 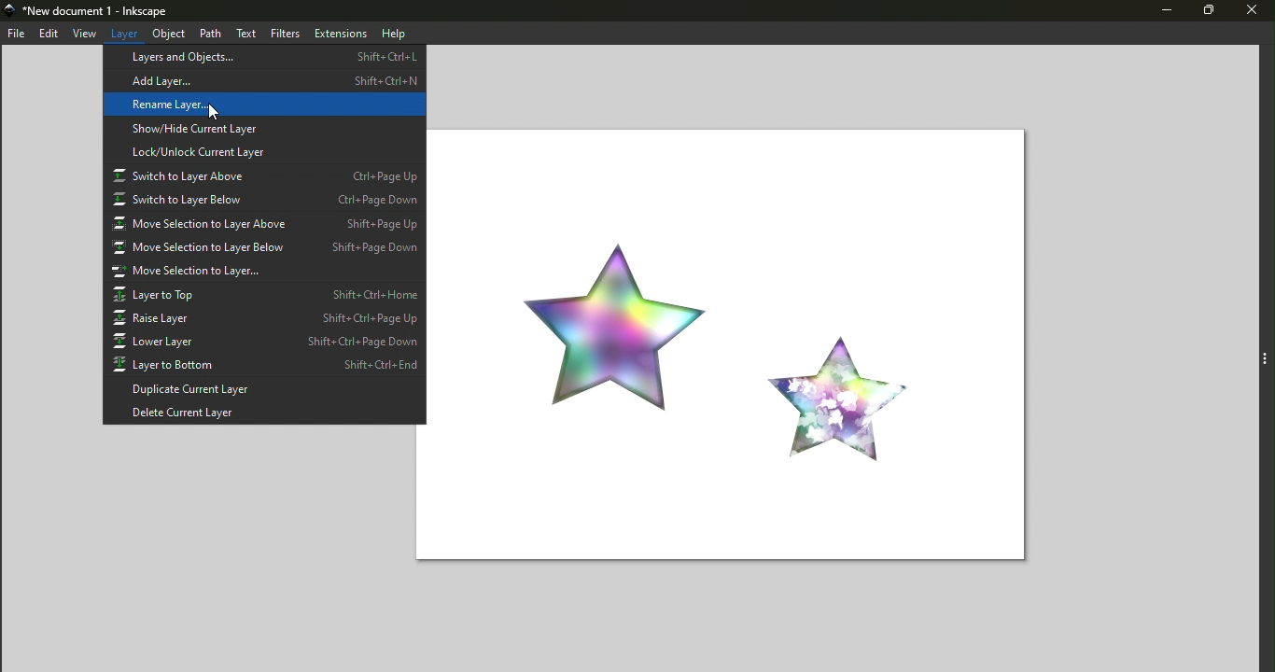 What do you see at coordinates (286, 33) in the screenshot?
I see `filters` at bounding box center [286, 33].